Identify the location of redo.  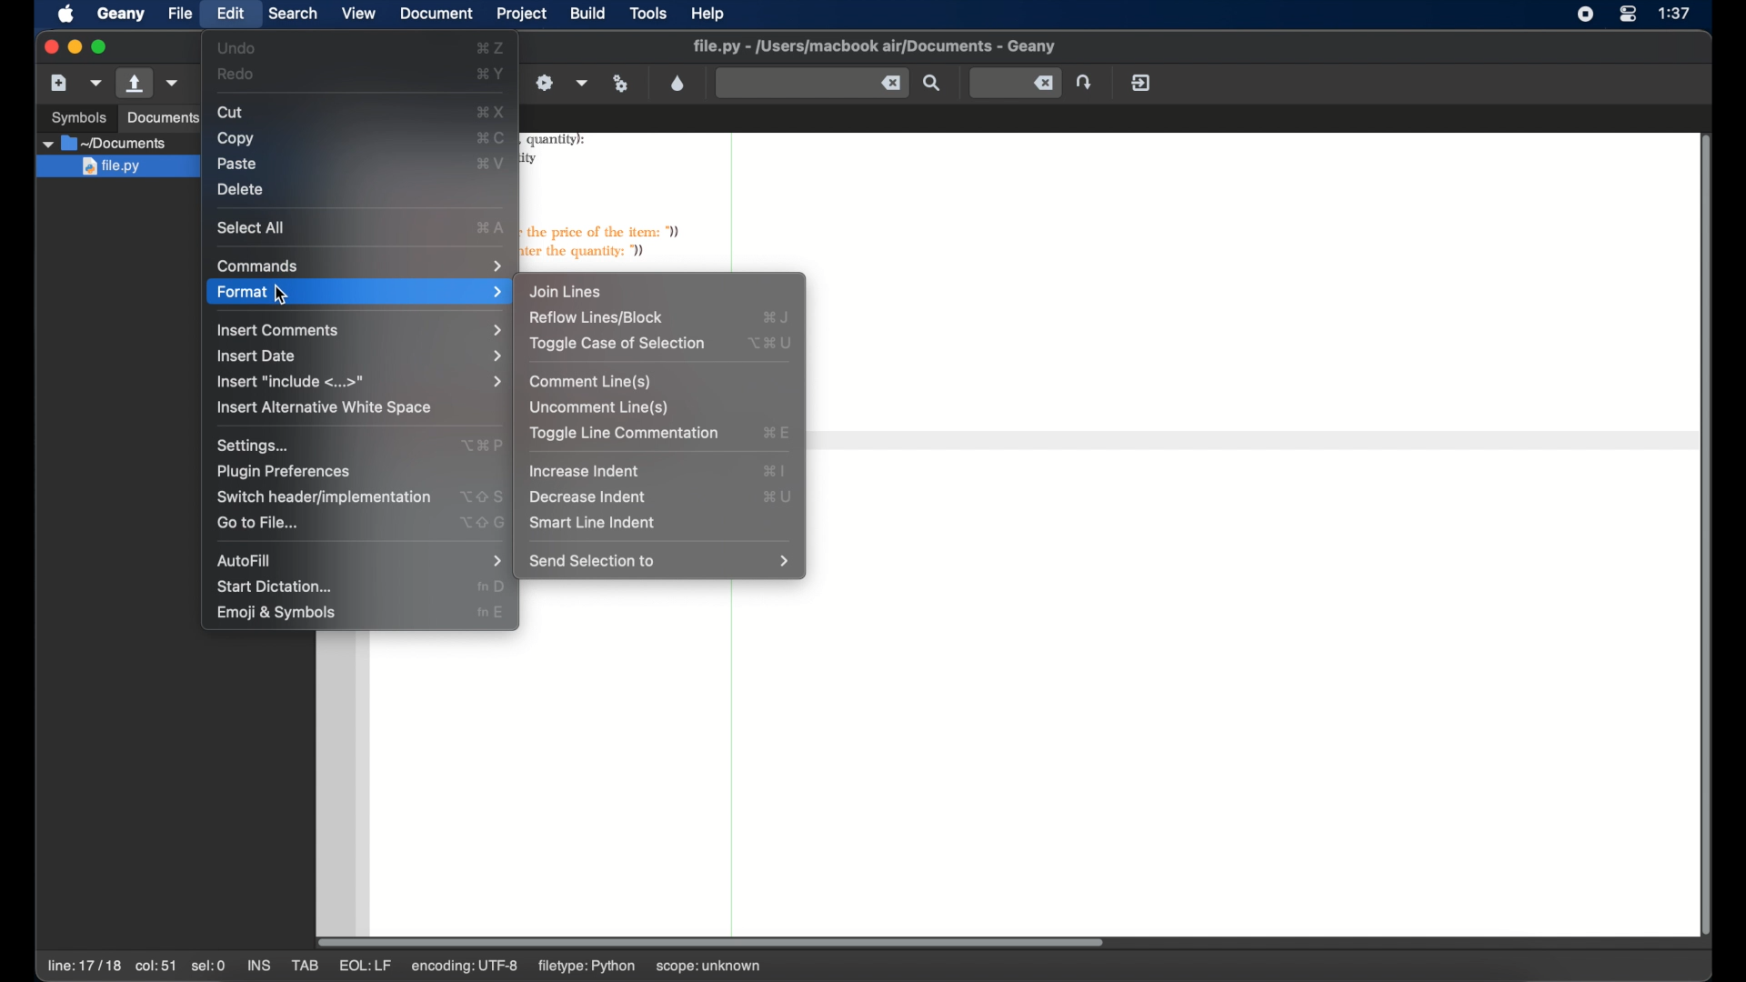
(236, 74).